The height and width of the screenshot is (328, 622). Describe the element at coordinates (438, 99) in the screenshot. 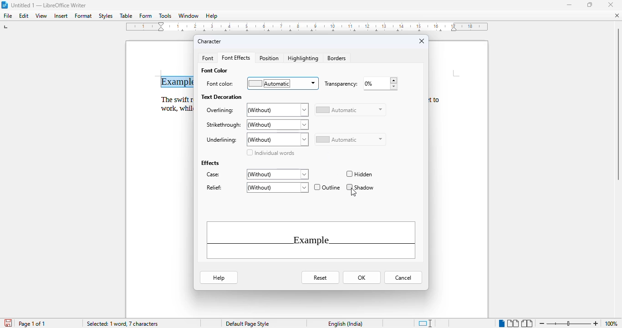

I see `to` at that location.